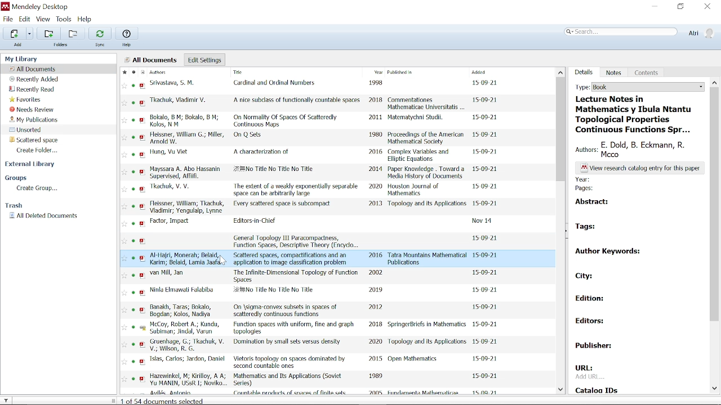 The width and height of the screenshot is (721, 405). Describe the element at coordinates (427, 325) in the screenshot. I see `SpringerBricfs in Mathematics` at that location.